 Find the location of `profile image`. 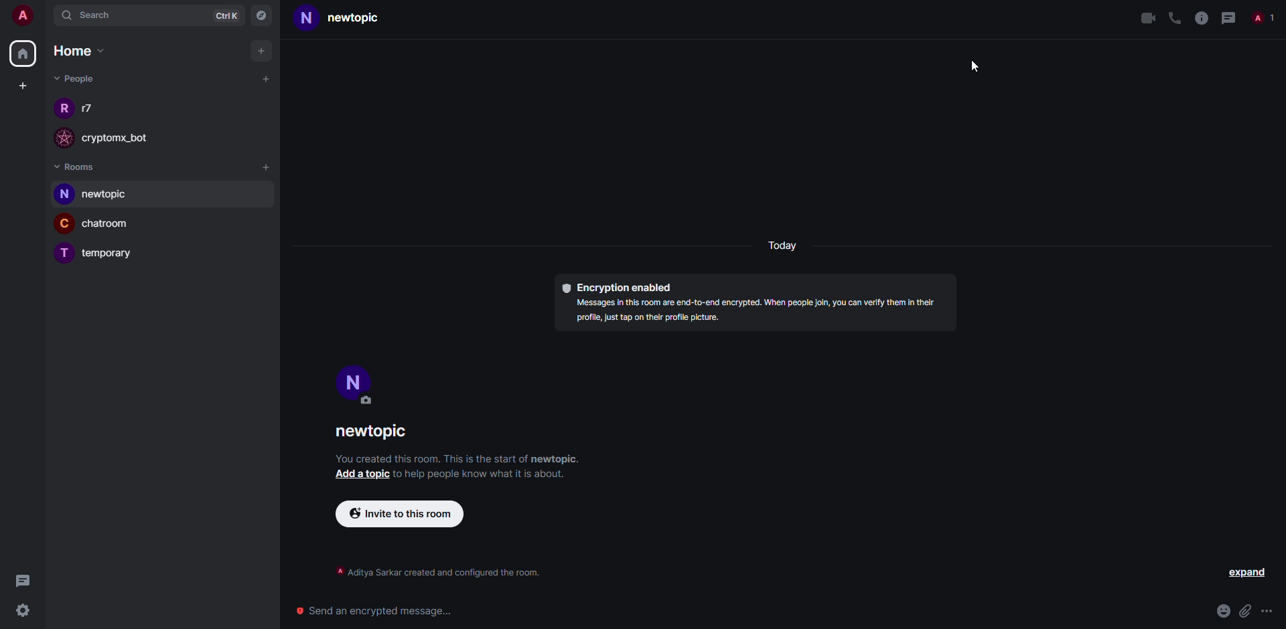

profile image is located at coordinates (64, 223).